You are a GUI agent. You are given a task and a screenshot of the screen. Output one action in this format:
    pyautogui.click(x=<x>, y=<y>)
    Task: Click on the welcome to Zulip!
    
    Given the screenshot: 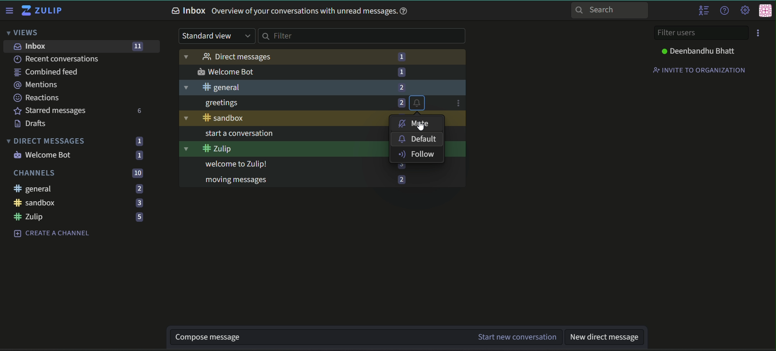 What is the action you would take?
    pyautogui.click(x=294, y=164)
    